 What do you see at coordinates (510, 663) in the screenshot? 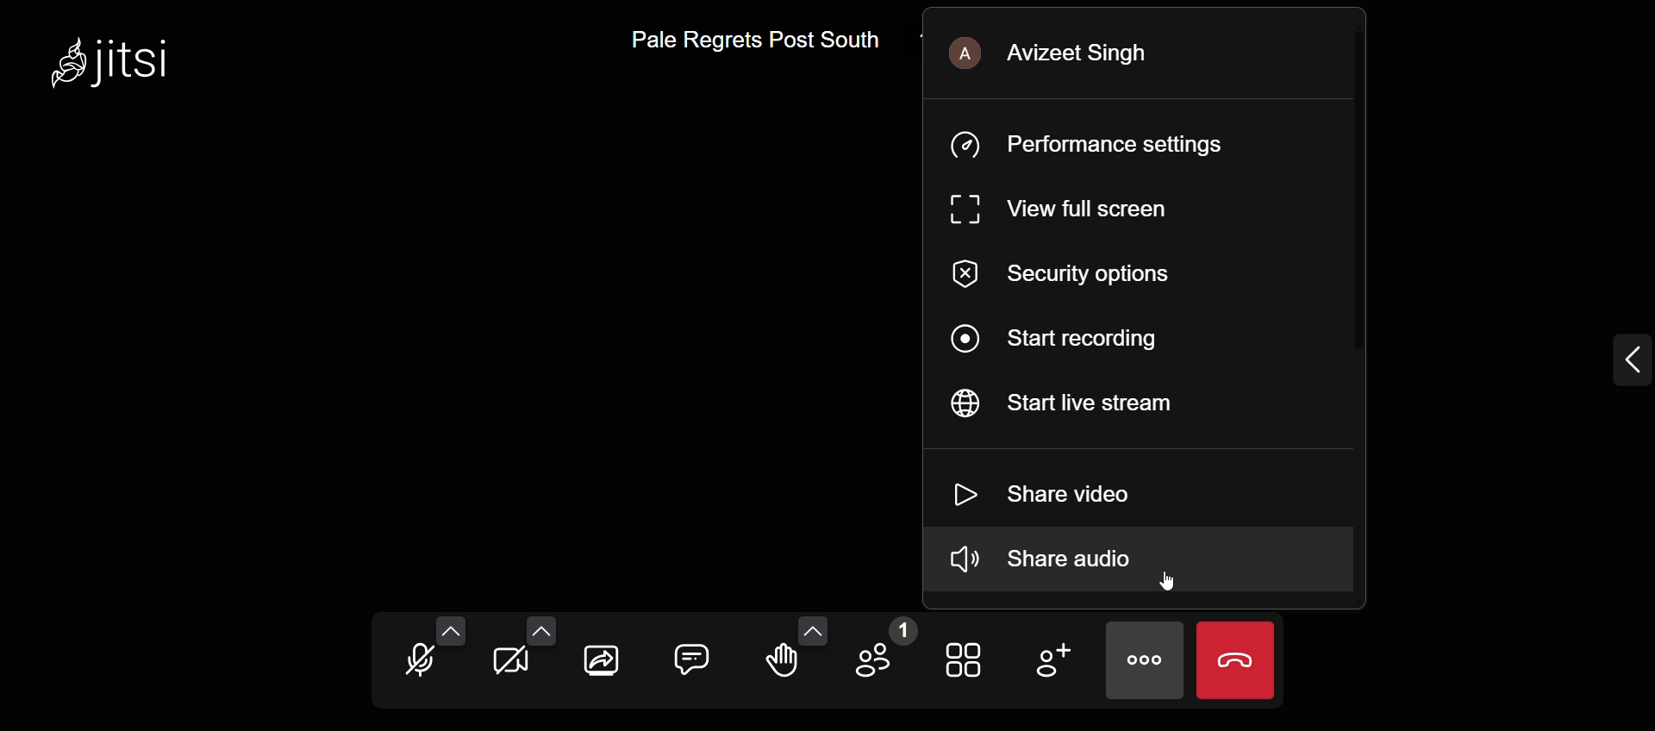
I see `start camera` at bounding box center [510, 663].